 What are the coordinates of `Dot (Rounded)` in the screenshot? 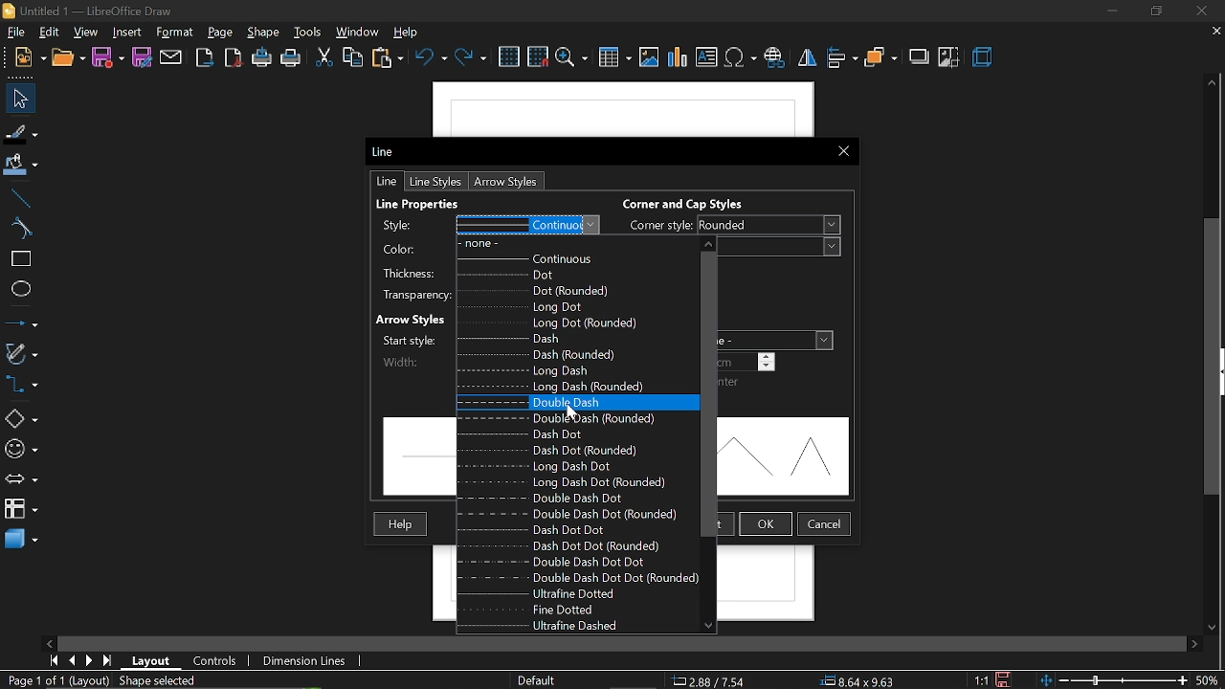 It's located at (572, 290).